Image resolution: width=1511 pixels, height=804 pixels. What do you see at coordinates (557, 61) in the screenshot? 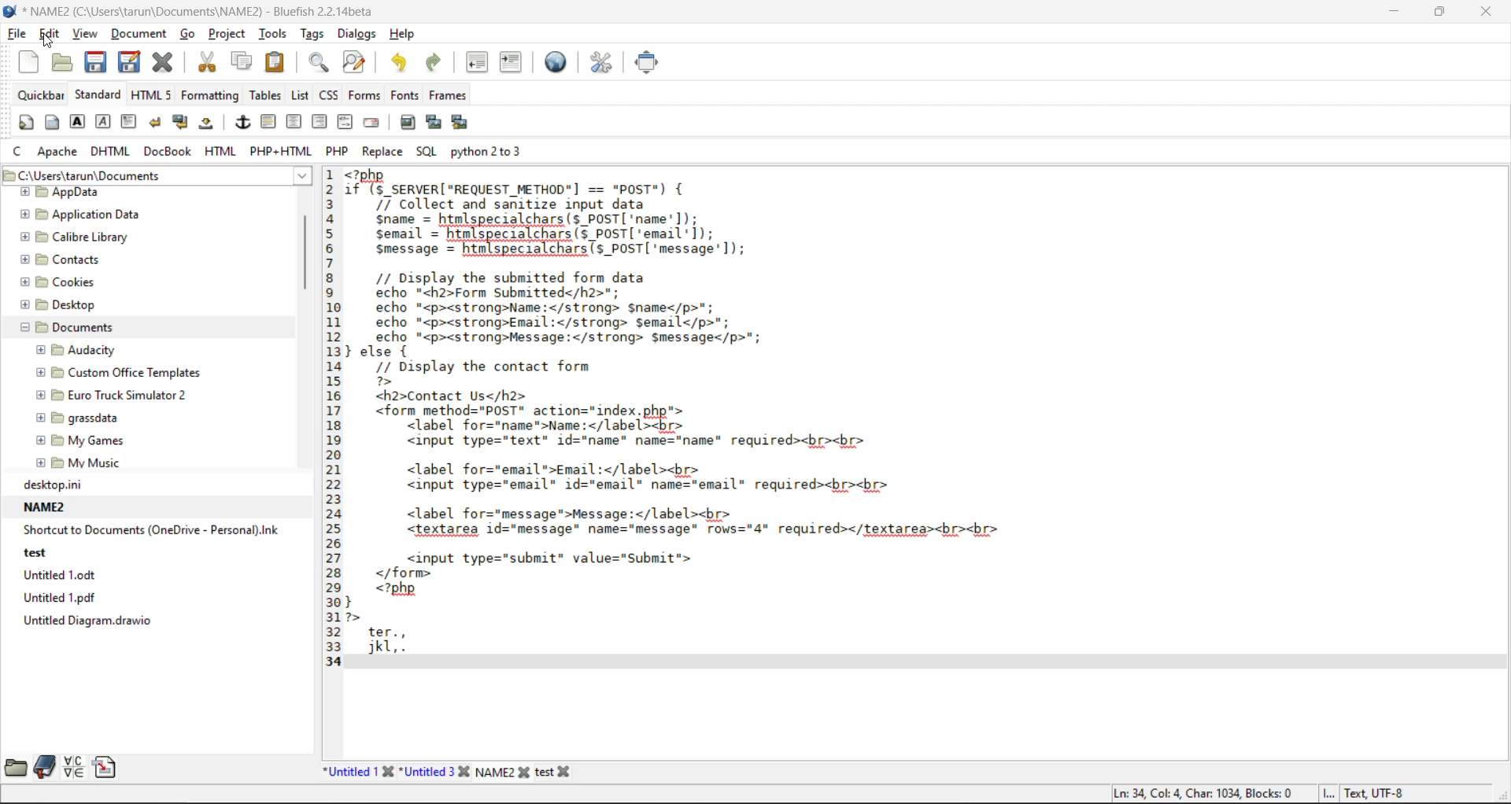
I see `preview in browser` at bounding box center [557, 61].